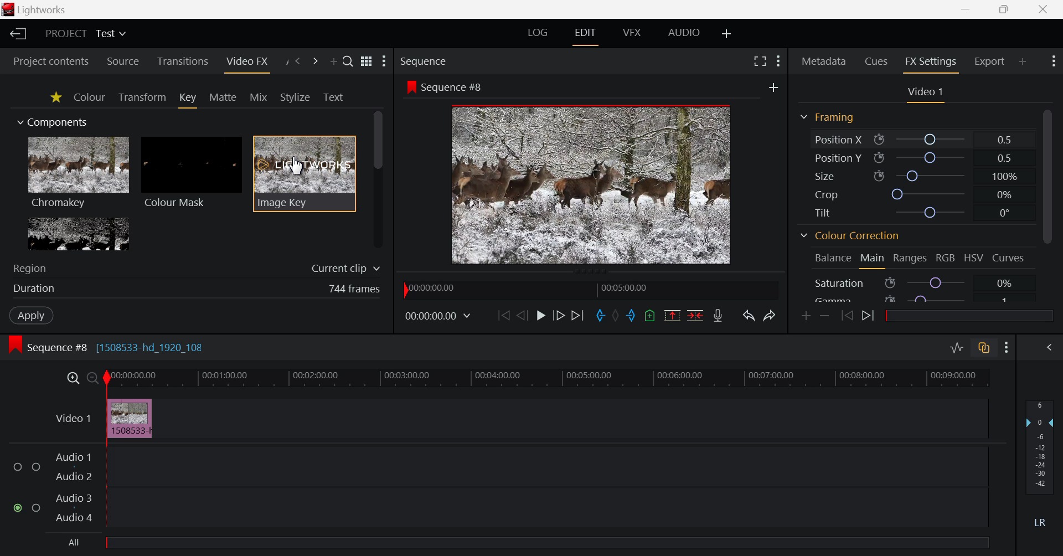 This screenshot has width=1063, height=556. Describe the element at coordinates (910, 258) in the screenshot. I see `Ranges` at that location.